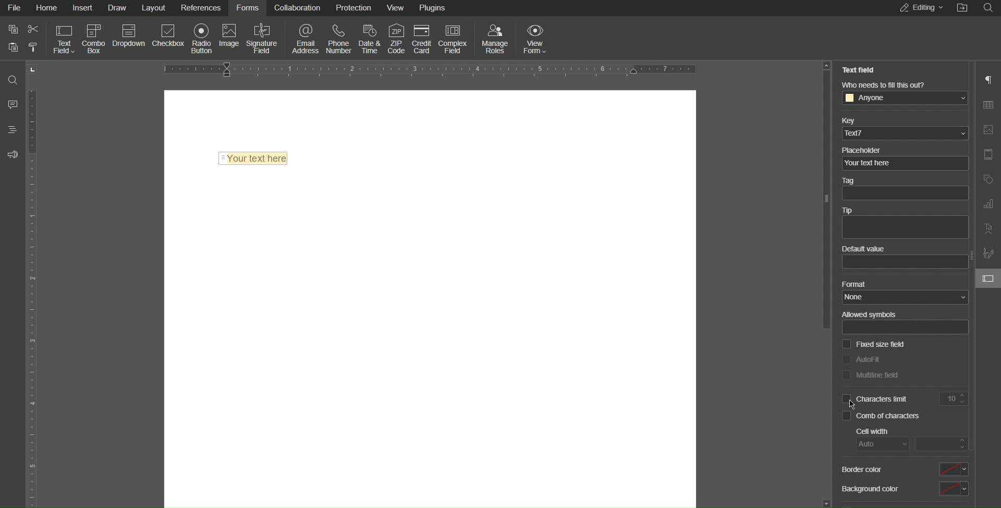  Describe the element at coordinates (904, 224) in the screenshot. I see `Tip` at that location.